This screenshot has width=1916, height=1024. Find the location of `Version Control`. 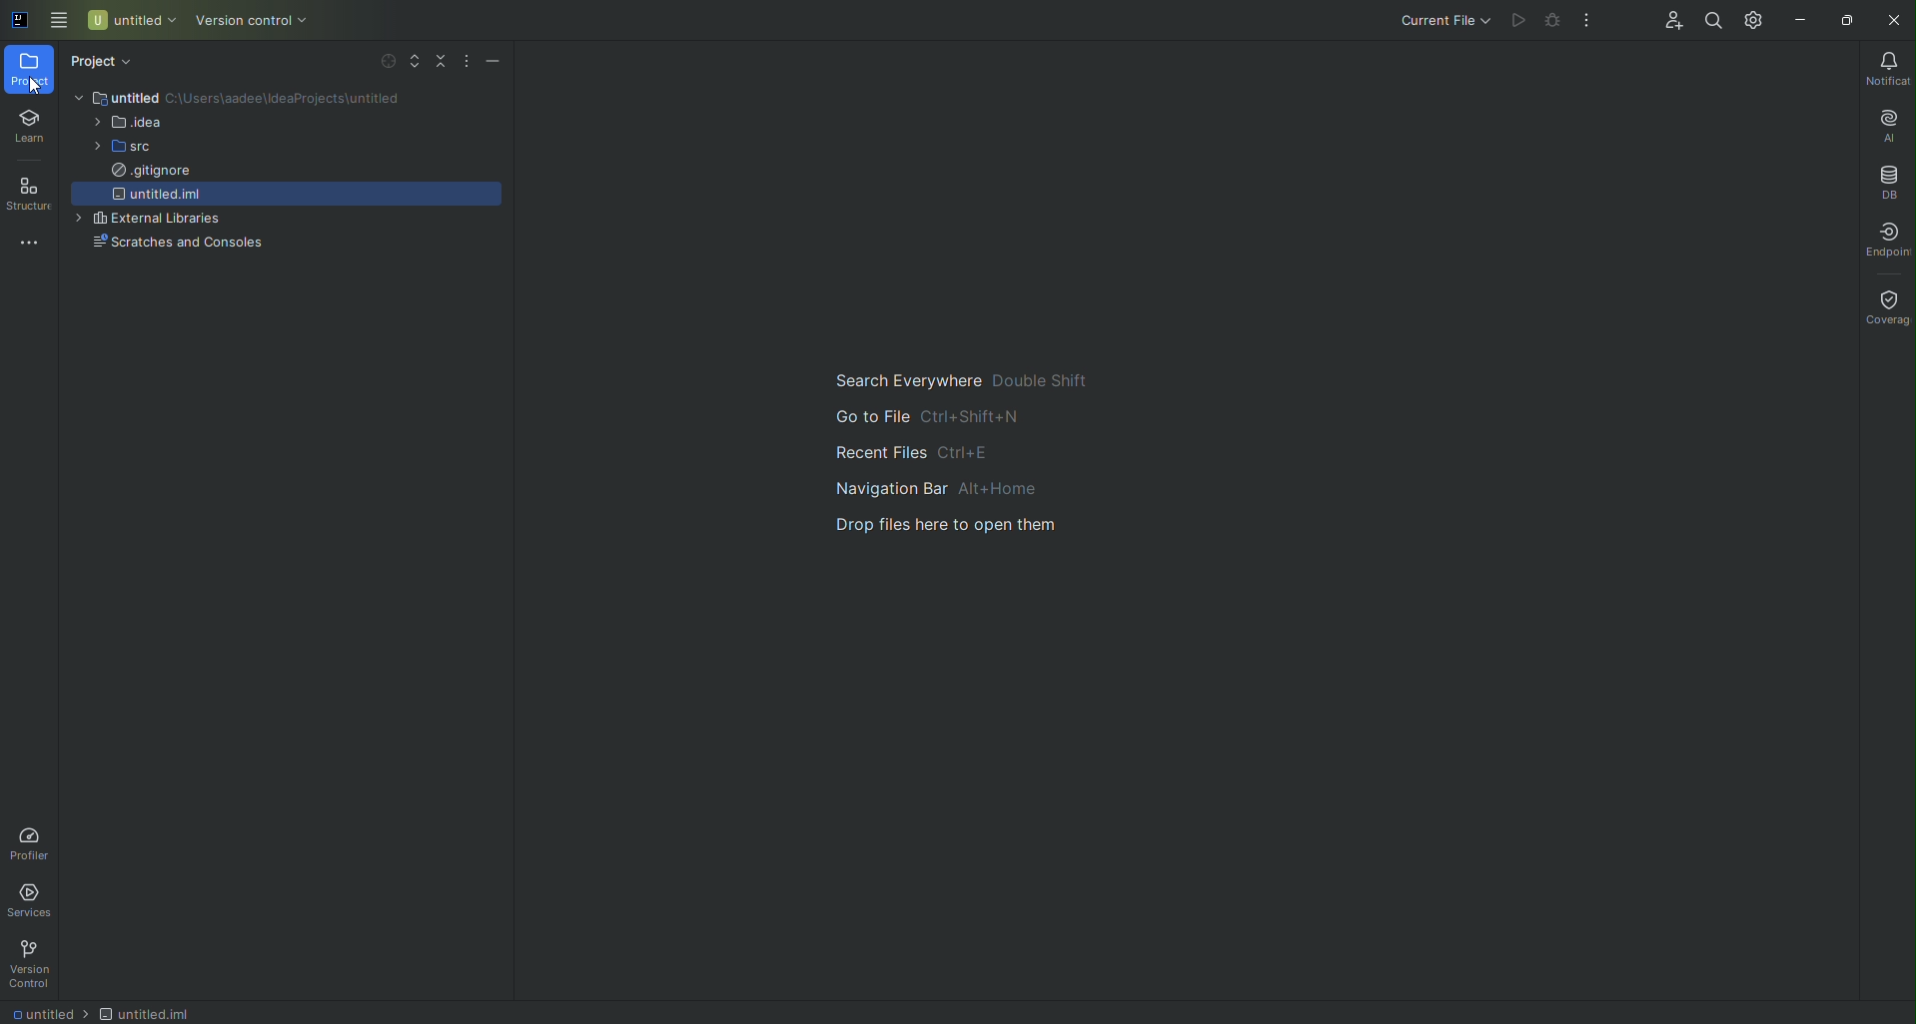

Version Control is located at coordinates (247, 23).